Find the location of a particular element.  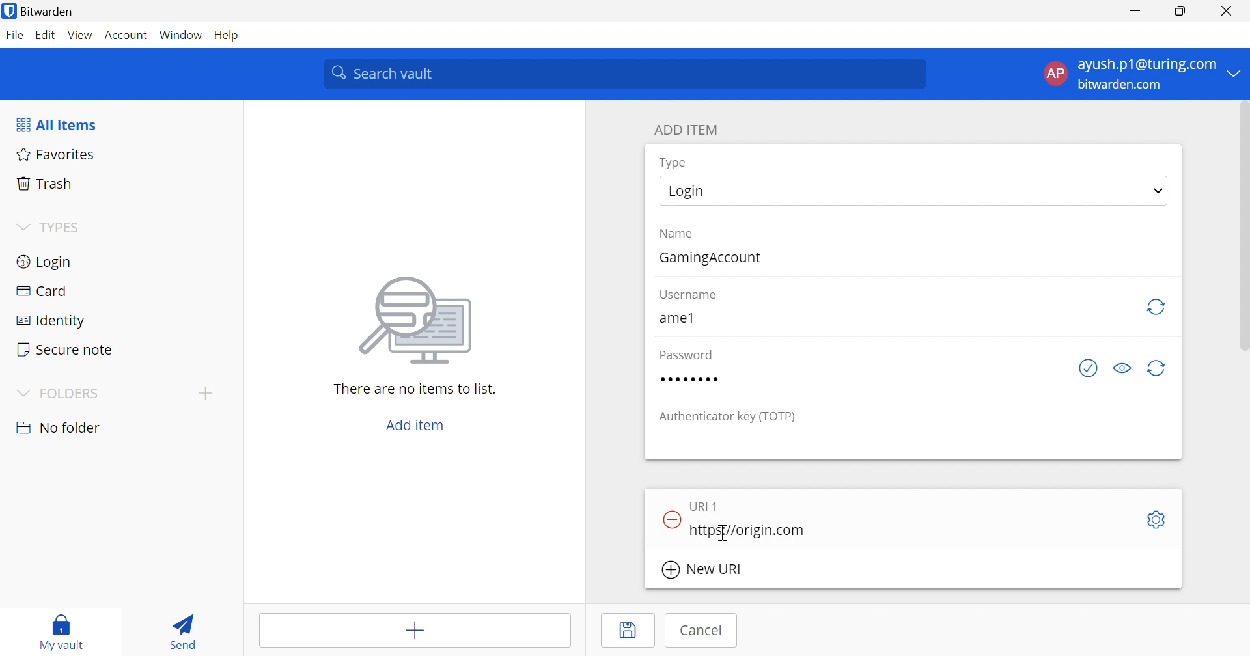

Search vault is located at coordinates (626, 74).